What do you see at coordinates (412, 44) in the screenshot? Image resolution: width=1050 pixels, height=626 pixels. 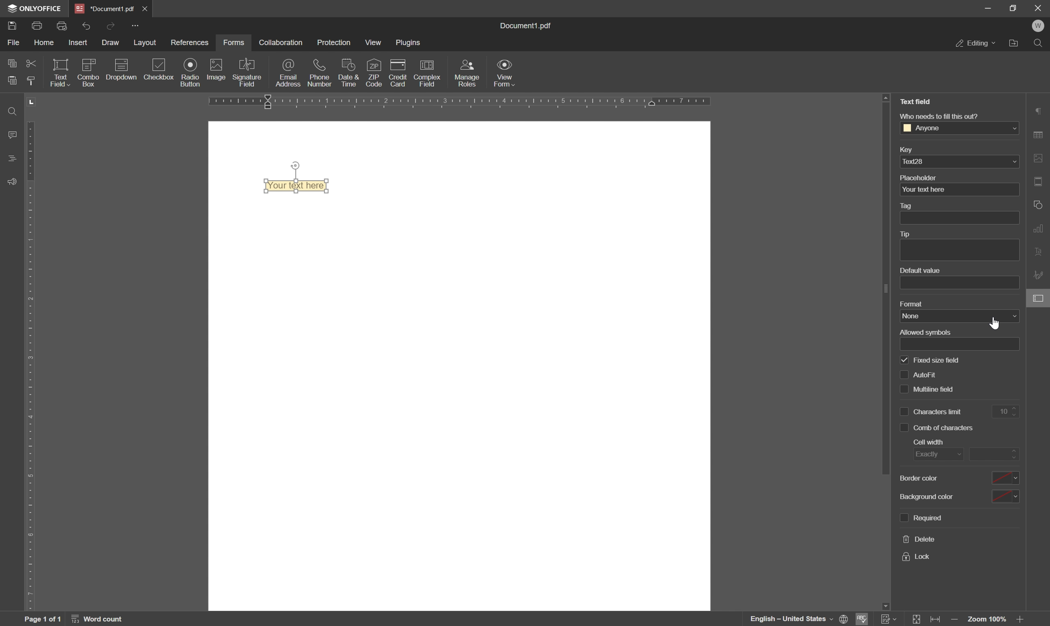 I see `plugins` at bounding box center [412, 44].